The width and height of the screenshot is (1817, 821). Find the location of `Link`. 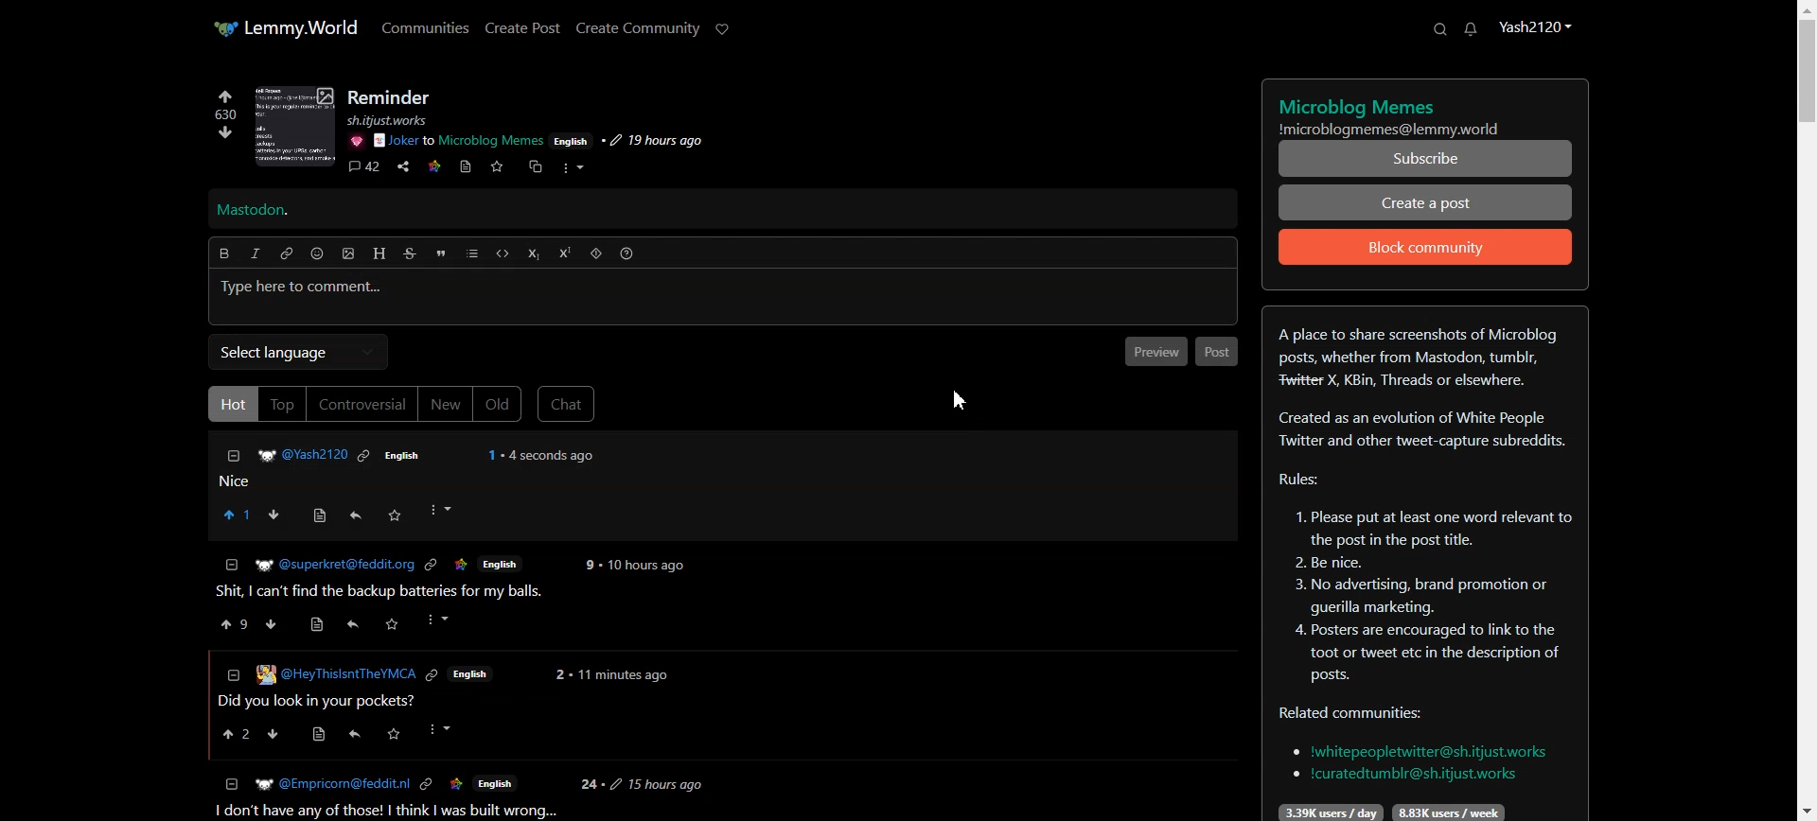

Link is located at coordinates (429, 675).